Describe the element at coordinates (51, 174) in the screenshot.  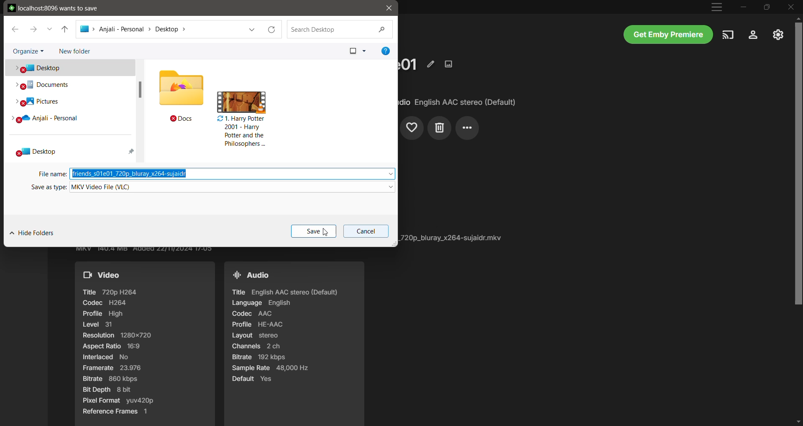
I see `File Name` at that location.